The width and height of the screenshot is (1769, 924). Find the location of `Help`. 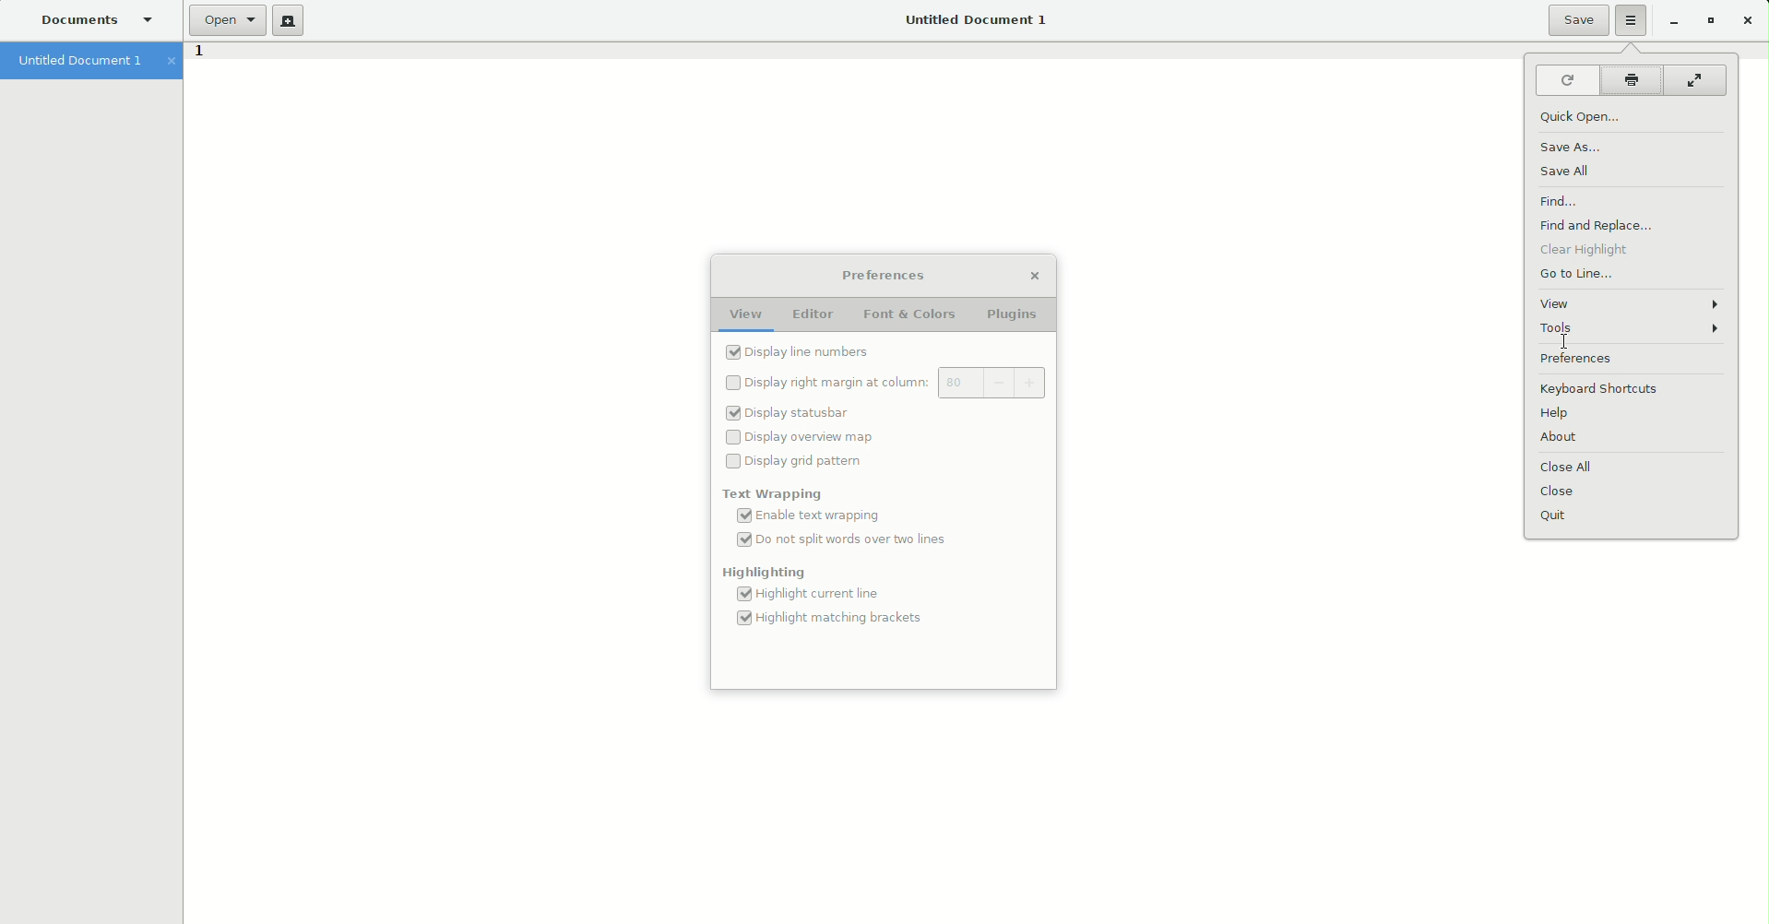

Help is located at coordinates (1561, 414).